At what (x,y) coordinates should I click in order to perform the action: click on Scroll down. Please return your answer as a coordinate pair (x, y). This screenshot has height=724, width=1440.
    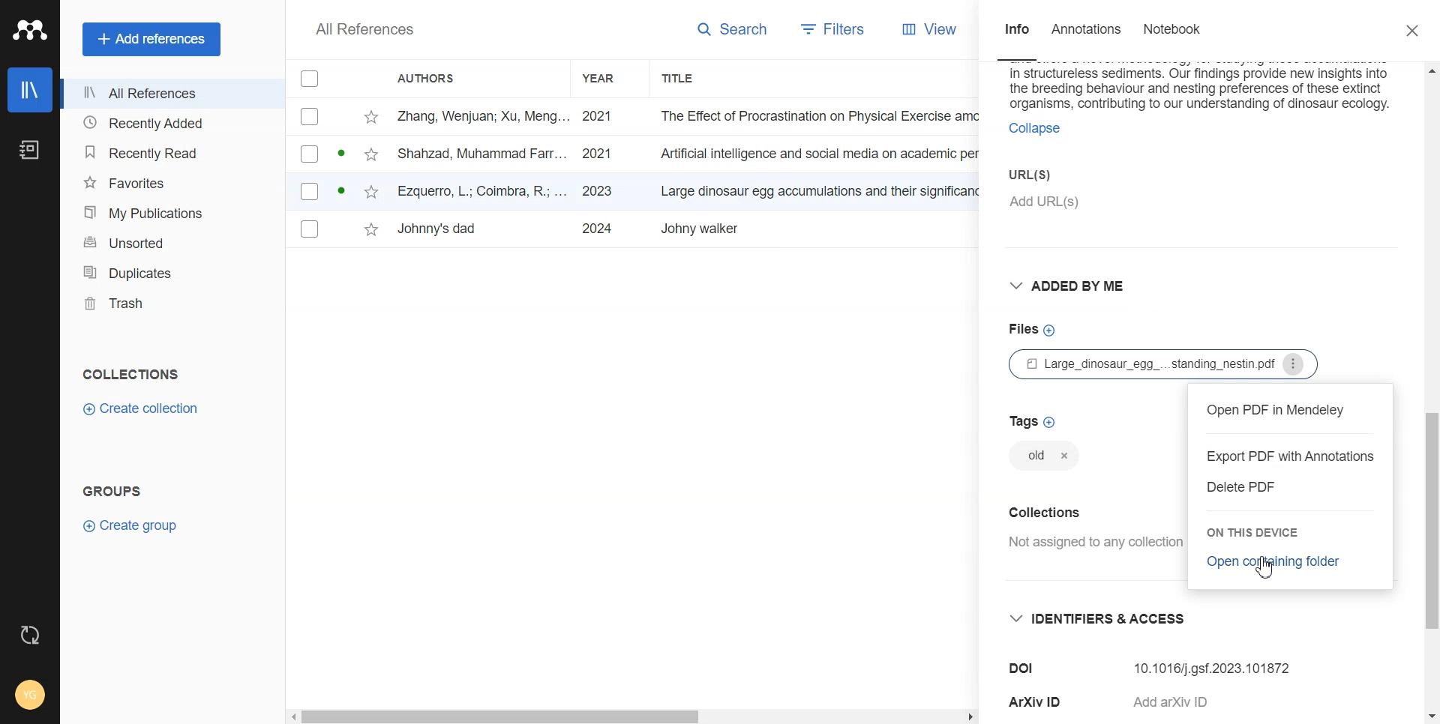
    Looking at the image, I should click on (1429, 715).